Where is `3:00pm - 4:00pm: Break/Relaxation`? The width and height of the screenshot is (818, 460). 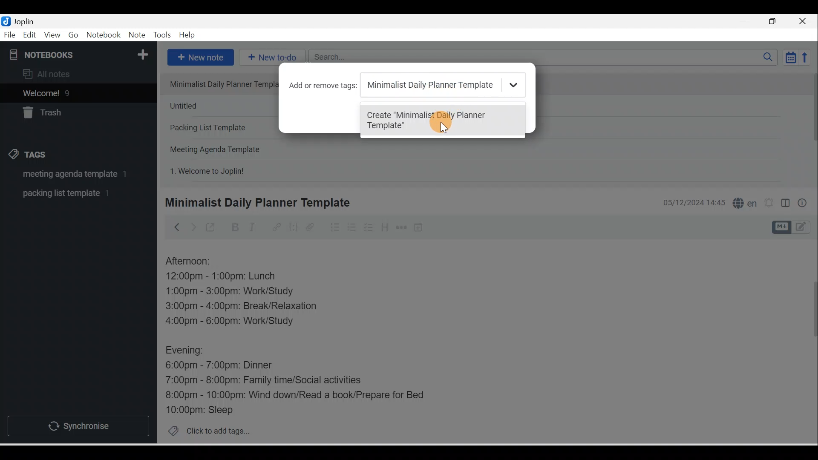
3:00pm - 4:00pm: Break/Relaxation is located at coordinates (259, 307).